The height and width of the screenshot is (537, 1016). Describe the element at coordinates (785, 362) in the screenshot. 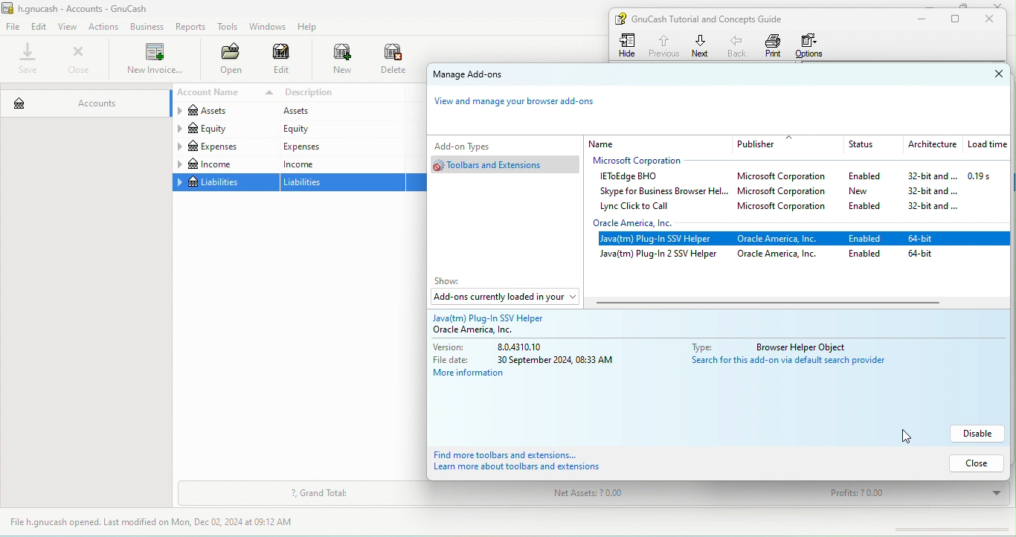

I see `` at that location.